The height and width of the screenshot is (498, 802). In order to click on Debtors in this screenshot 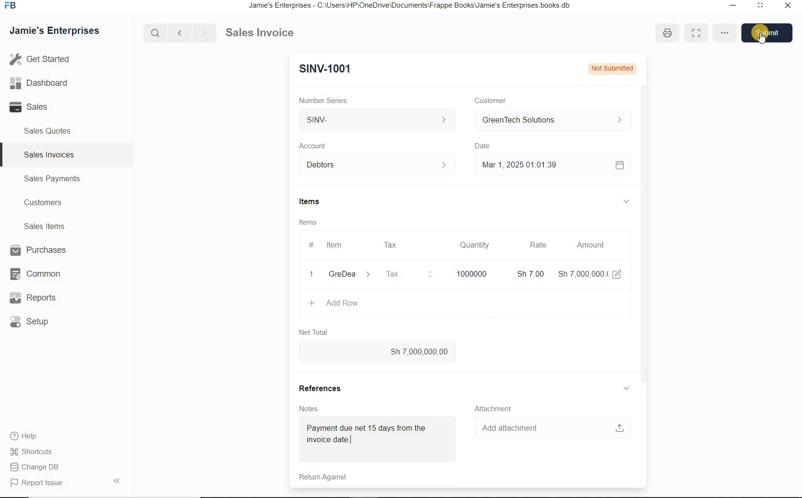, I will do `click(372, 165)`.